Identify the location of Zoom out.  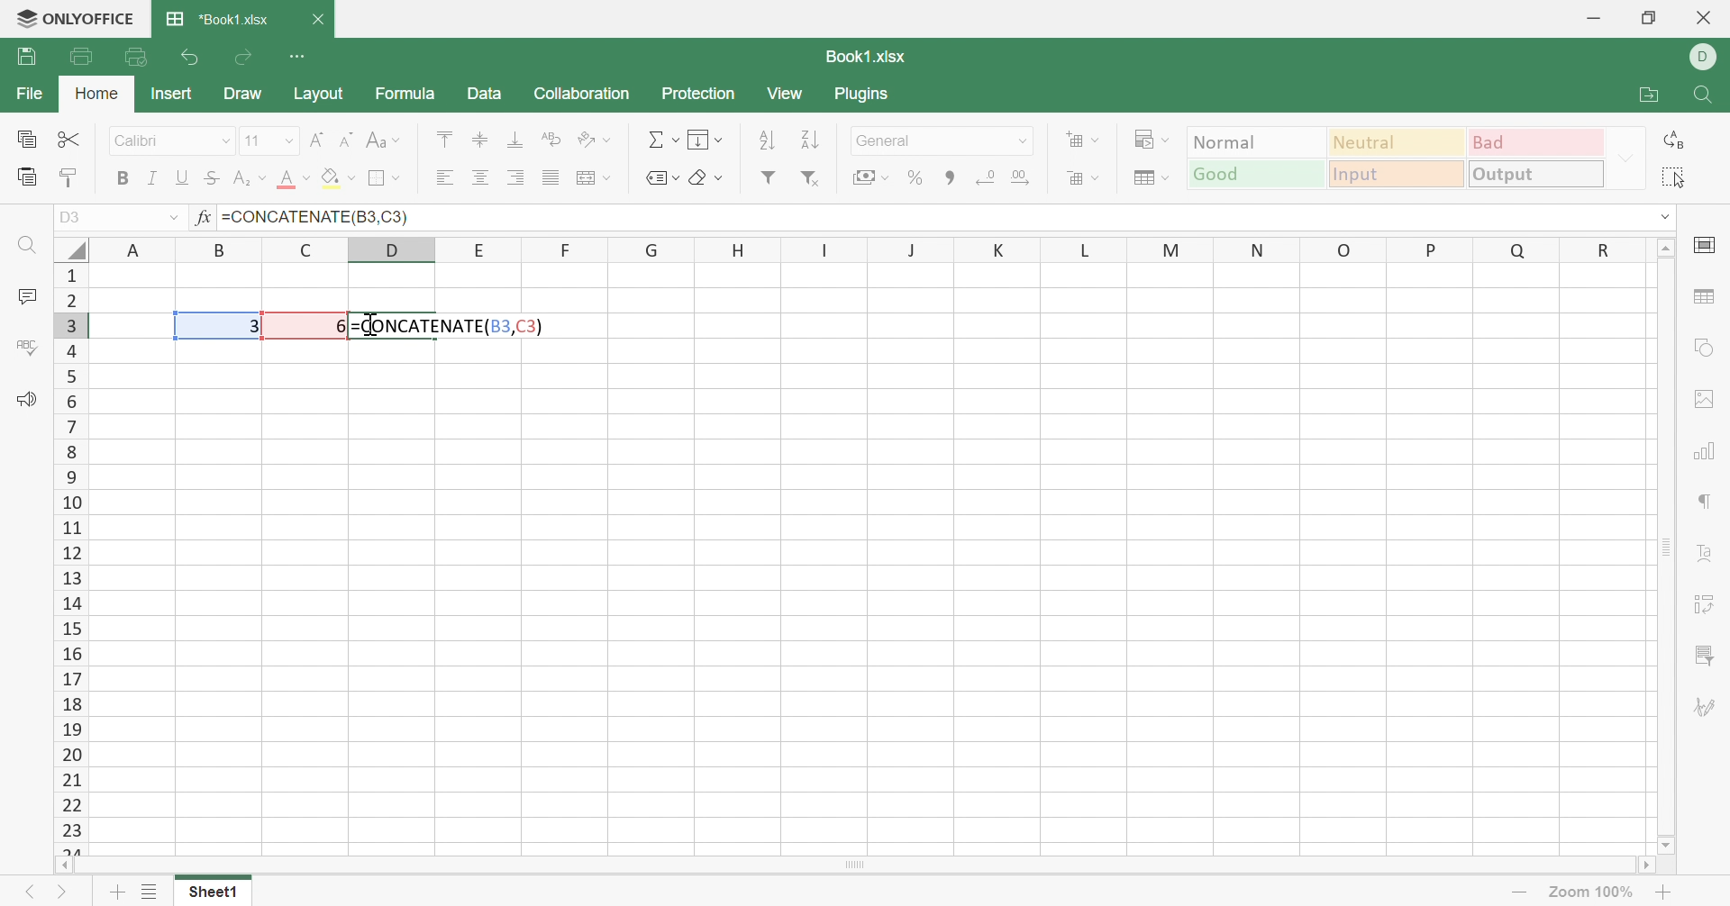
(1518, 893).